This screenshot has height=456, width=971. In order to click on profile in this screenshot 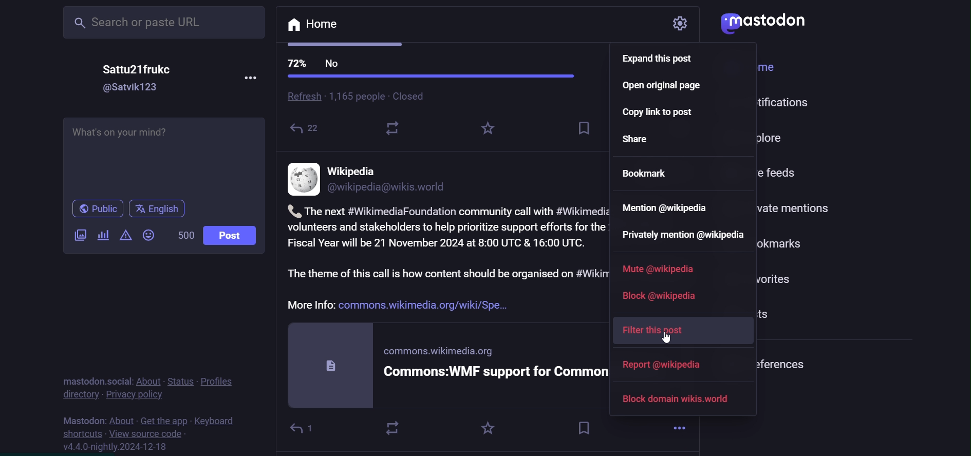, I will do `click(217, 381)`.